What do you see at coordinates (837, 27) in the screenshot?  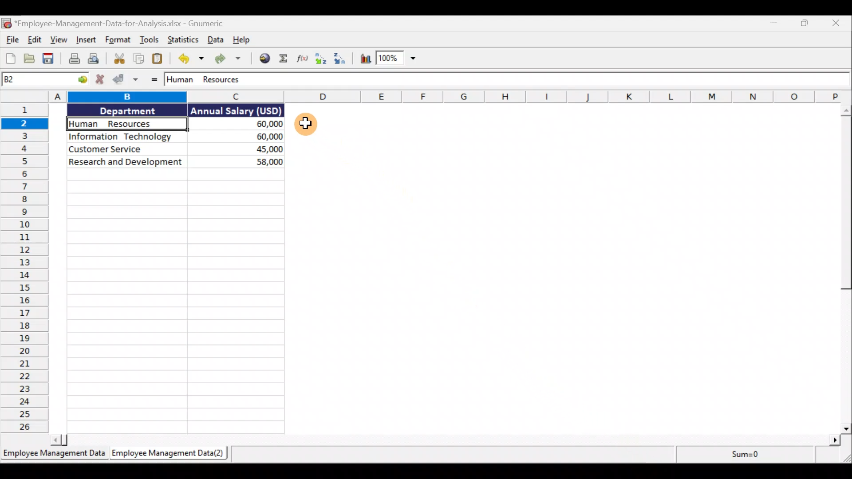 I see `close` at bounding box center [837, 27].